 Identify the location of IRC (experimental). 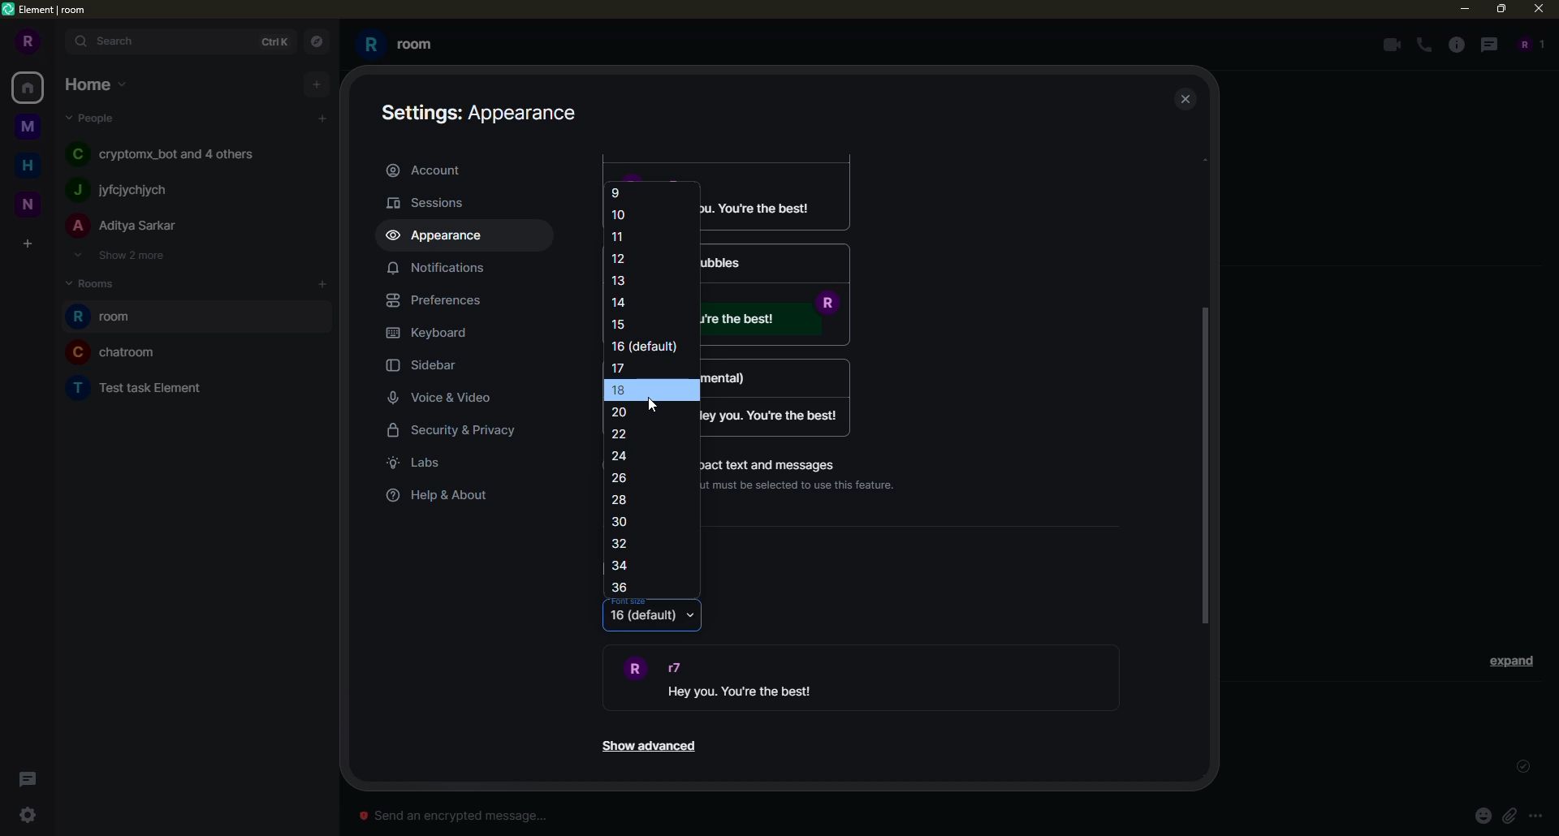
(769, 374).